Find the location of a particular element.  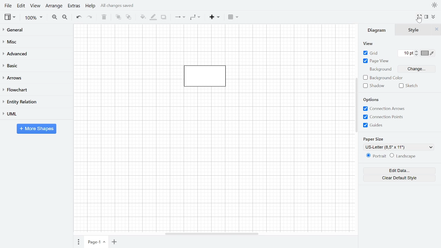

Cursor is located at coordinates (419, 20).